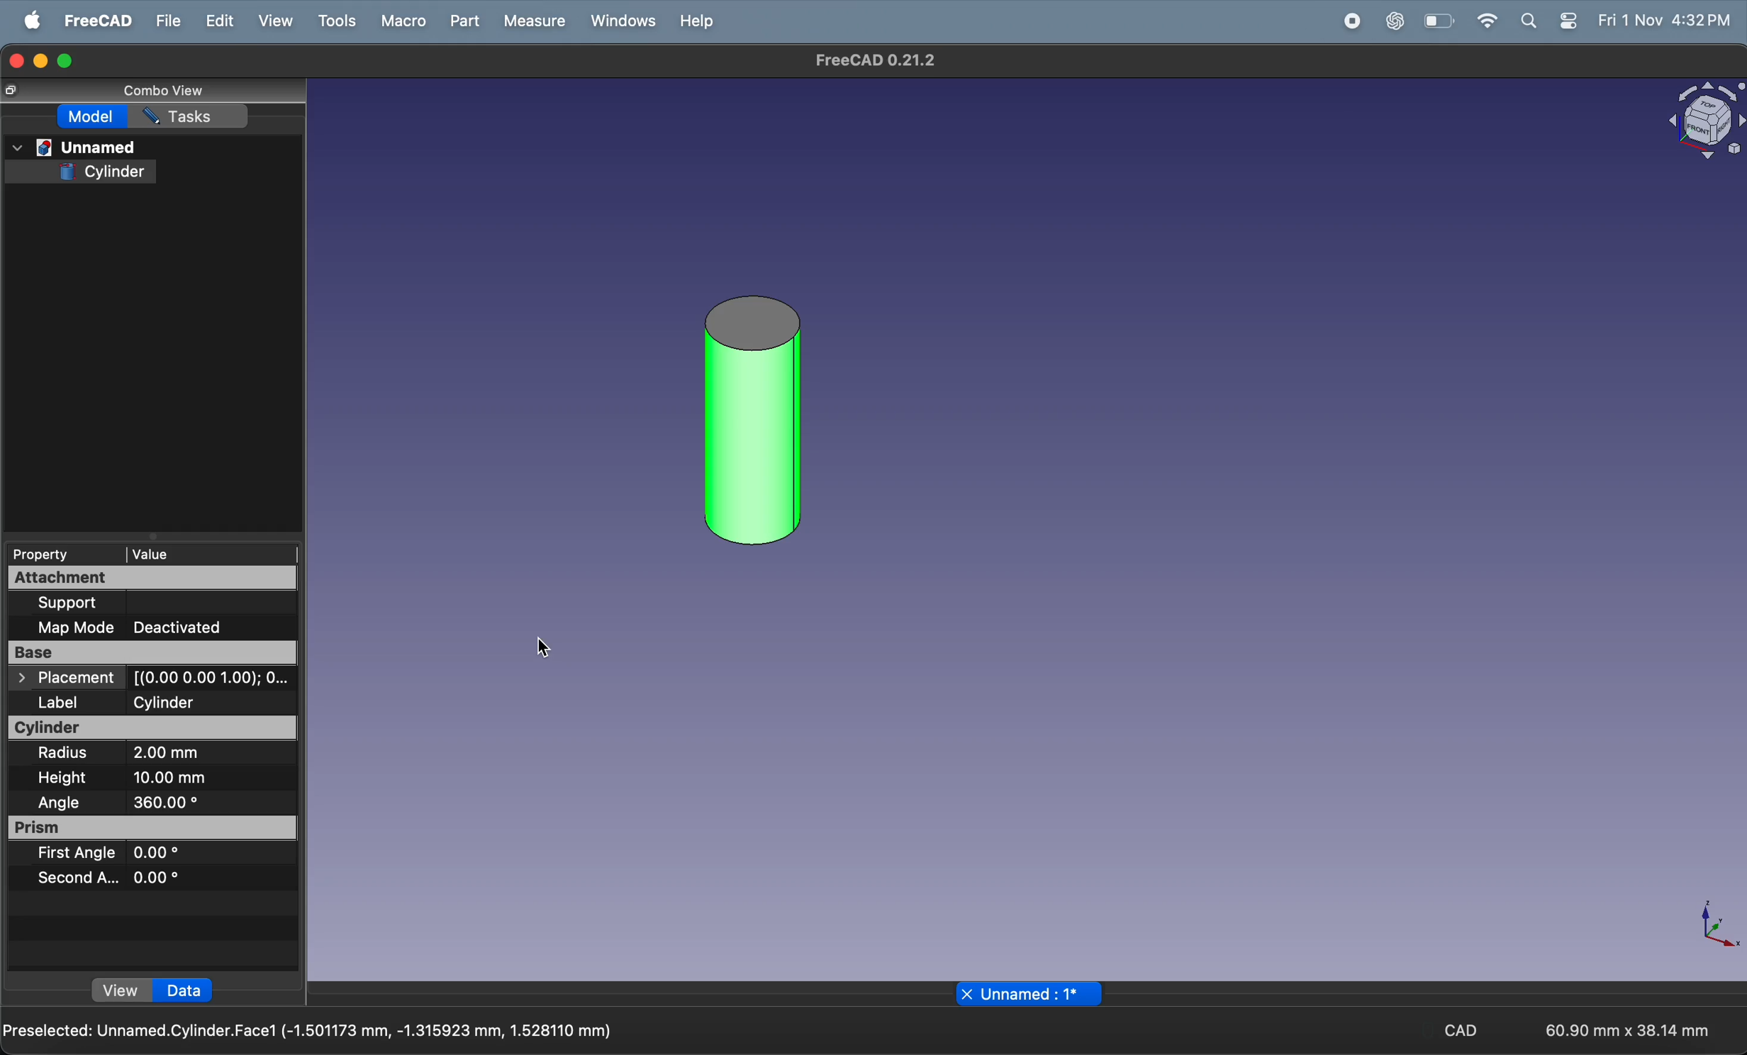  I want to click on freecad, so click(92, 20).